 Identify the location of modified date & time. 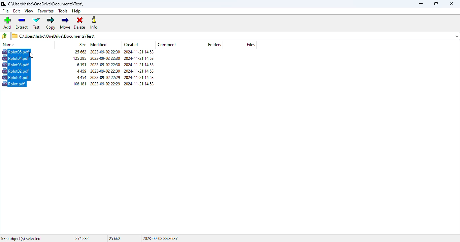
(105, 65).